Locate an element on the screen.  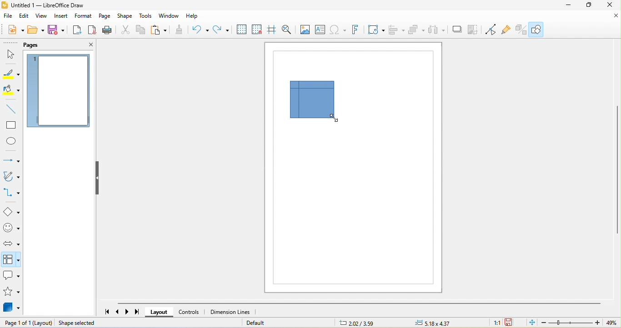
vertical scroll bar is located at coordinates (617, 169).